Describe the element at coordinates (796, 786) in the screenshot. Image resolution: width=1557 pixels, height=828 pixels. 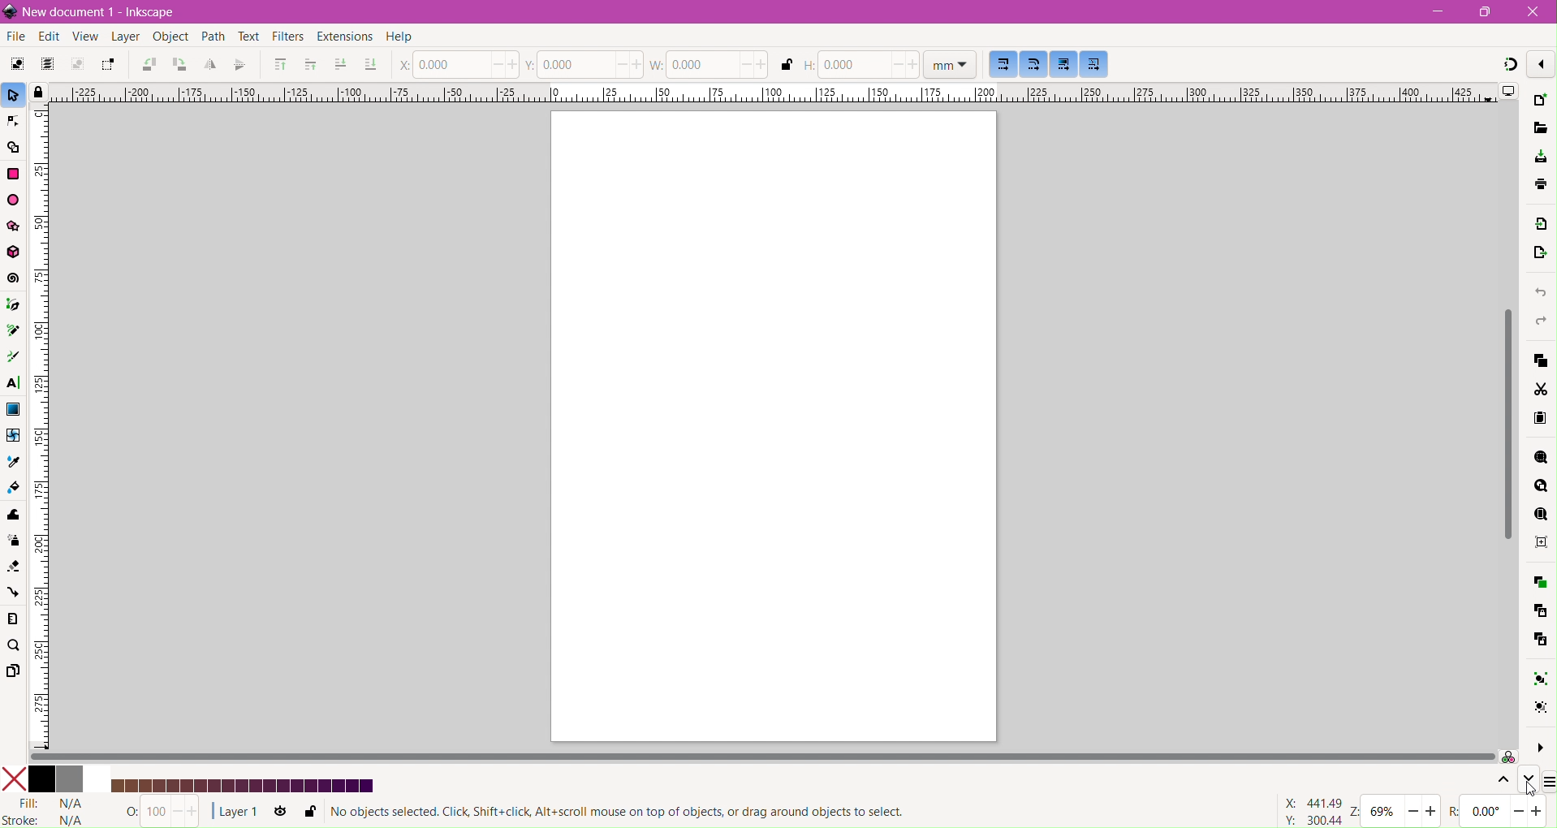
I see `Updated Color Palette - Shades of Royal` at that location.